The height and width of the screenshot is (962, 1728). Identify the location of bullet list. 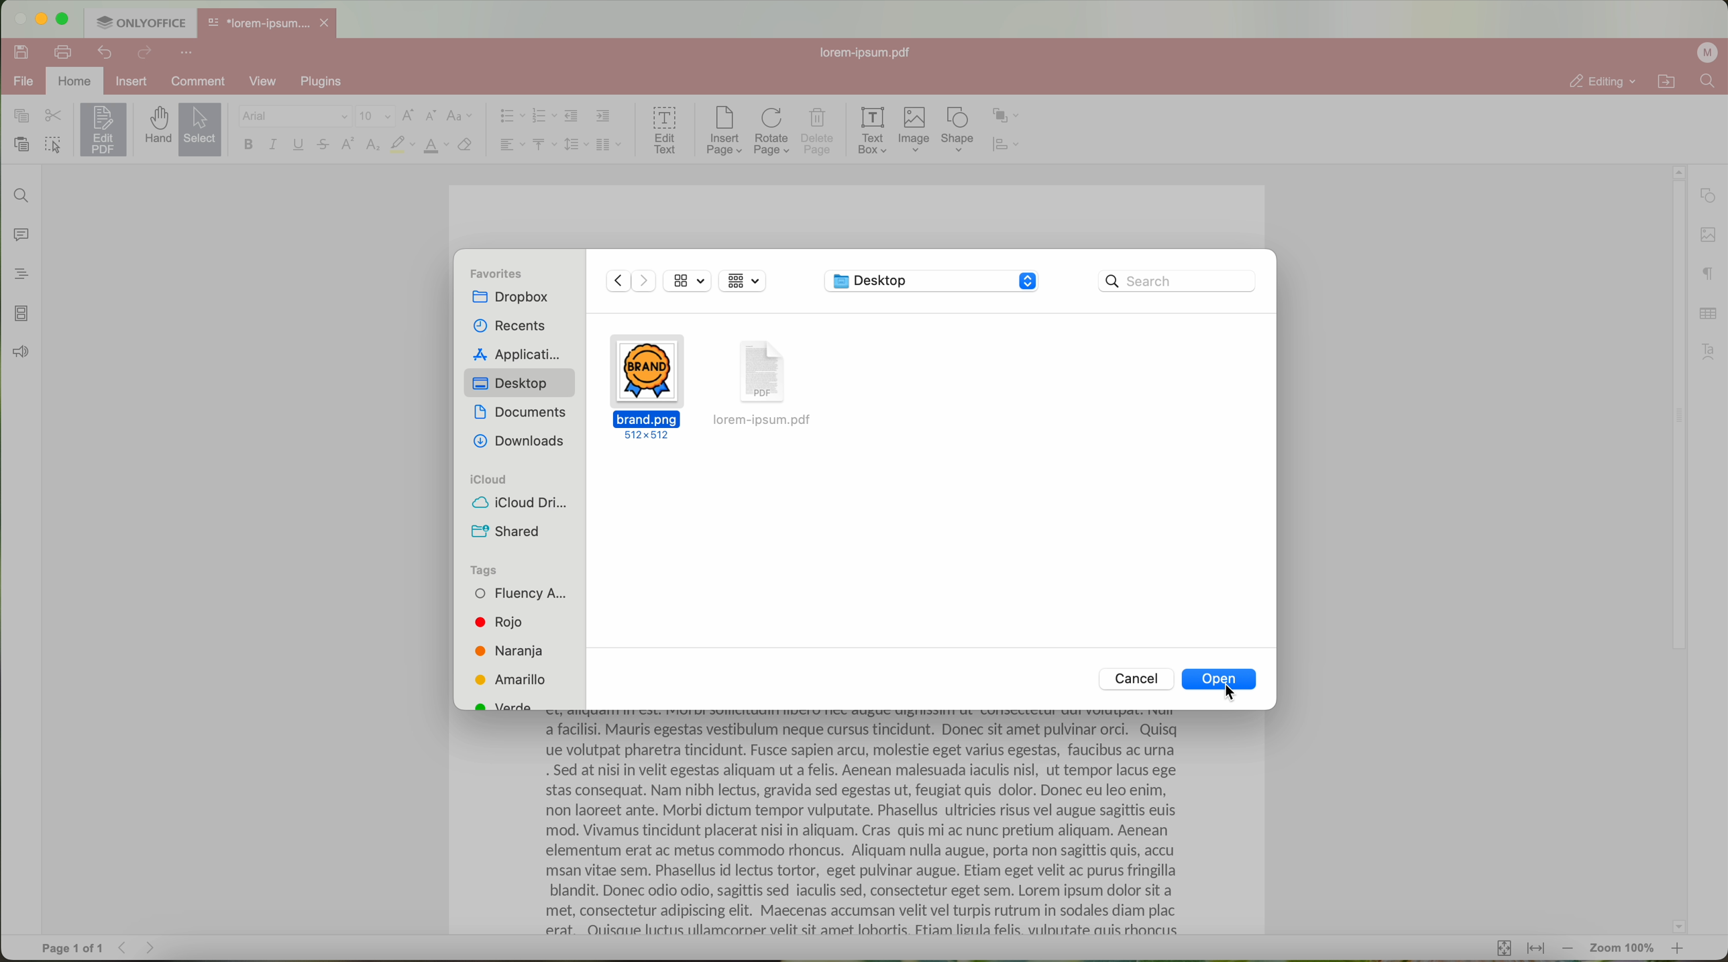
(508, 117).